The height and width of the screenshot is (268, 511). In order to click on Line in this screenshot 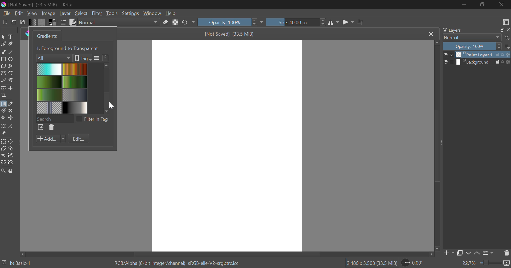, I will do `click(11, 52)`.